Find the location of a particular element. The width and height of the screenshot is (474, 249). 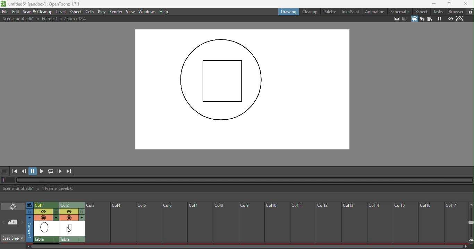

New memo is located at coordinates (13, 222).